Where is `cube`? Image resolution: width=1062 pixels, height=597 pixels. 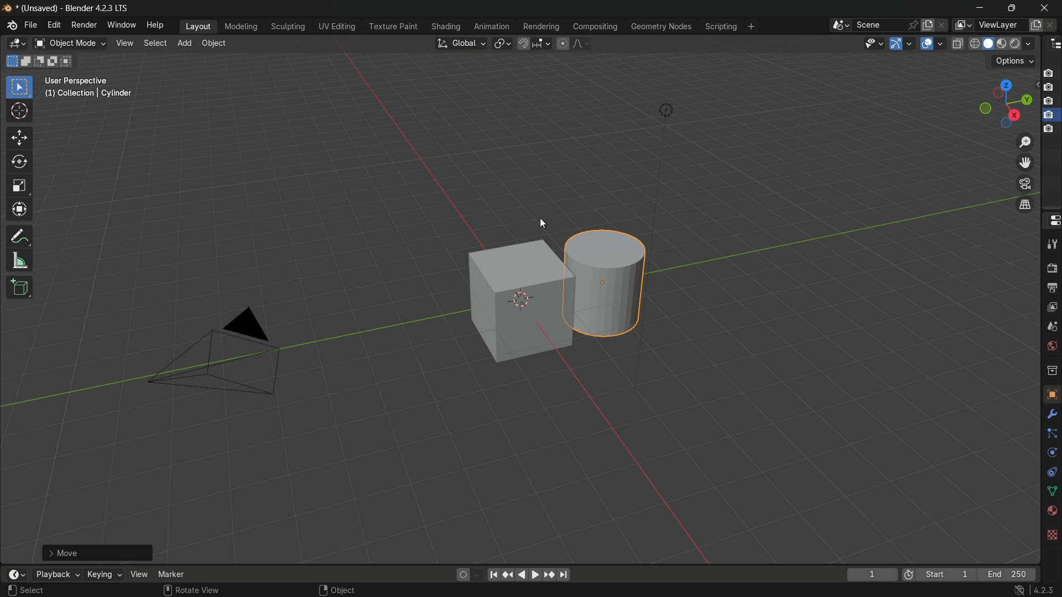
cube is located at coordinates (510, 303).